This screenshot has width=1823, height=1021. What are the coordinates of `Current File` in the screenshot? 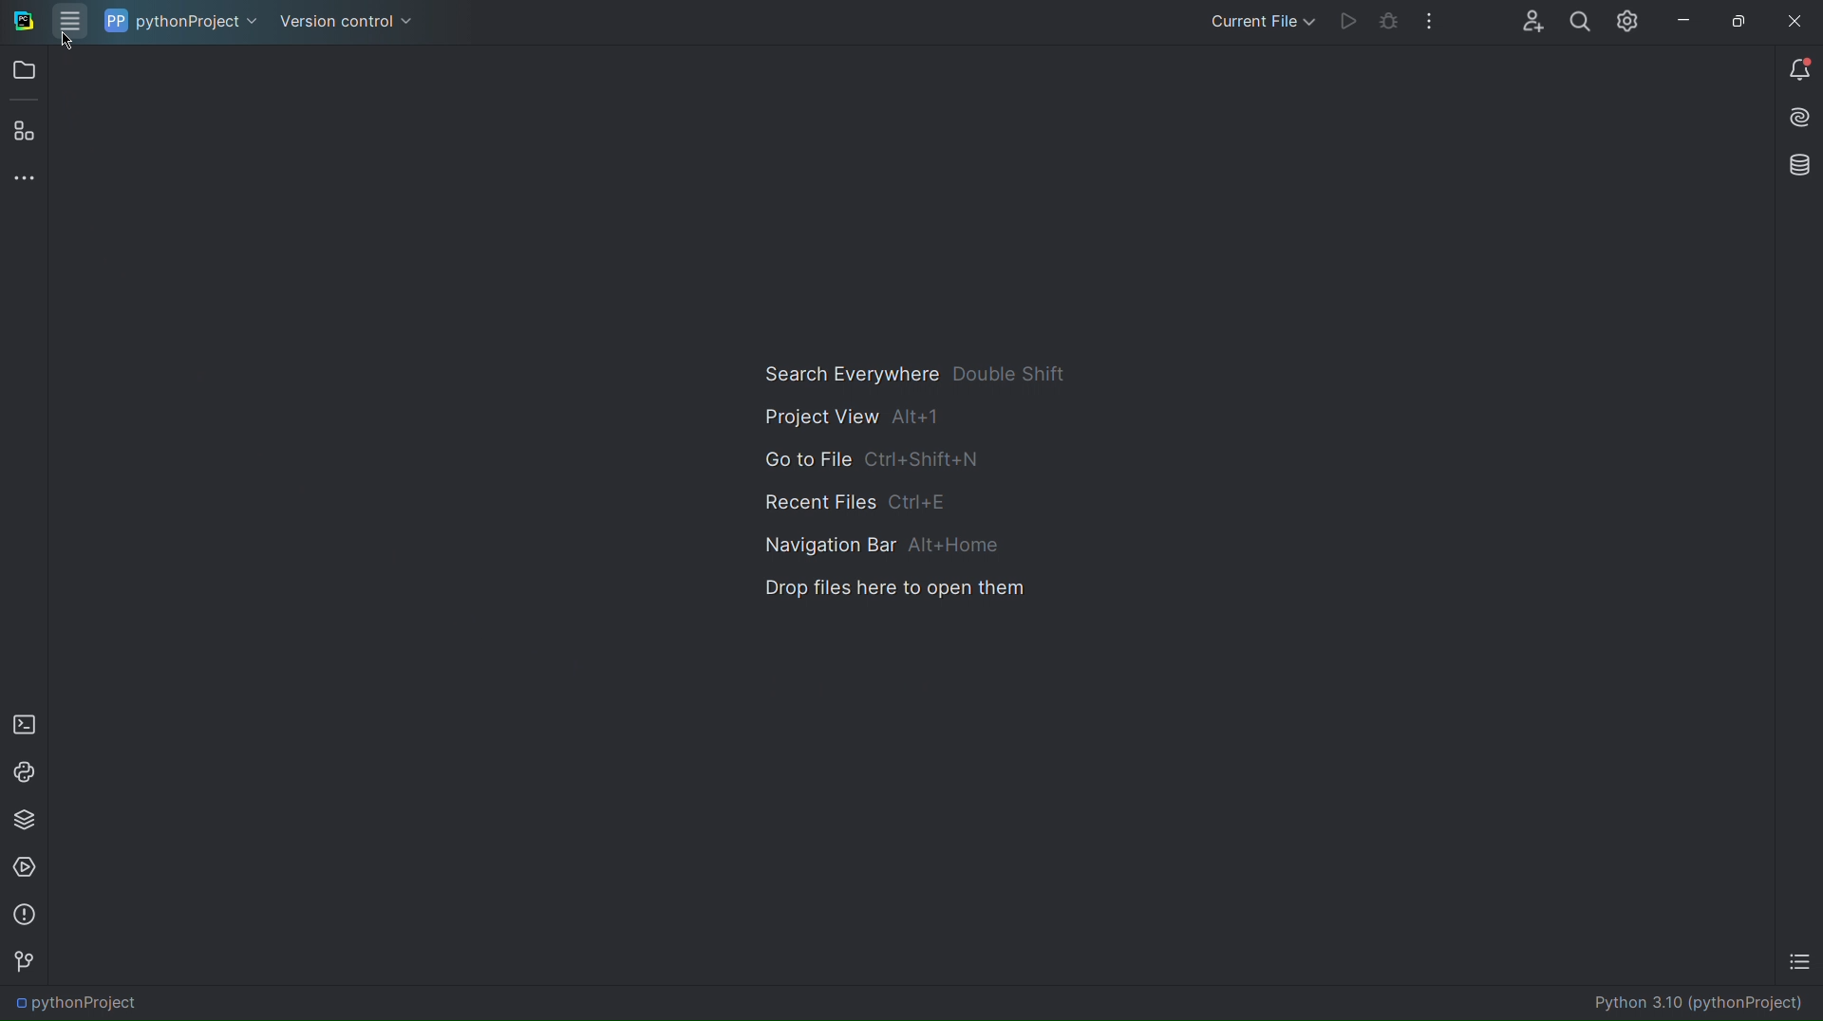 It's located at (1260, 21).